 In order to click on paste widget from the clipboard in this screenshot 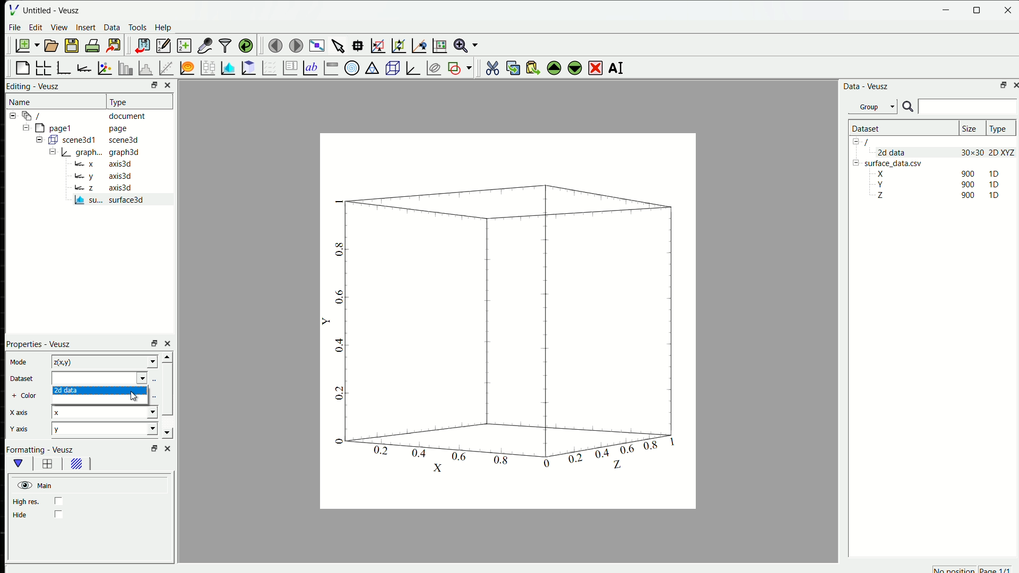, I will do `click(534, 67)`.